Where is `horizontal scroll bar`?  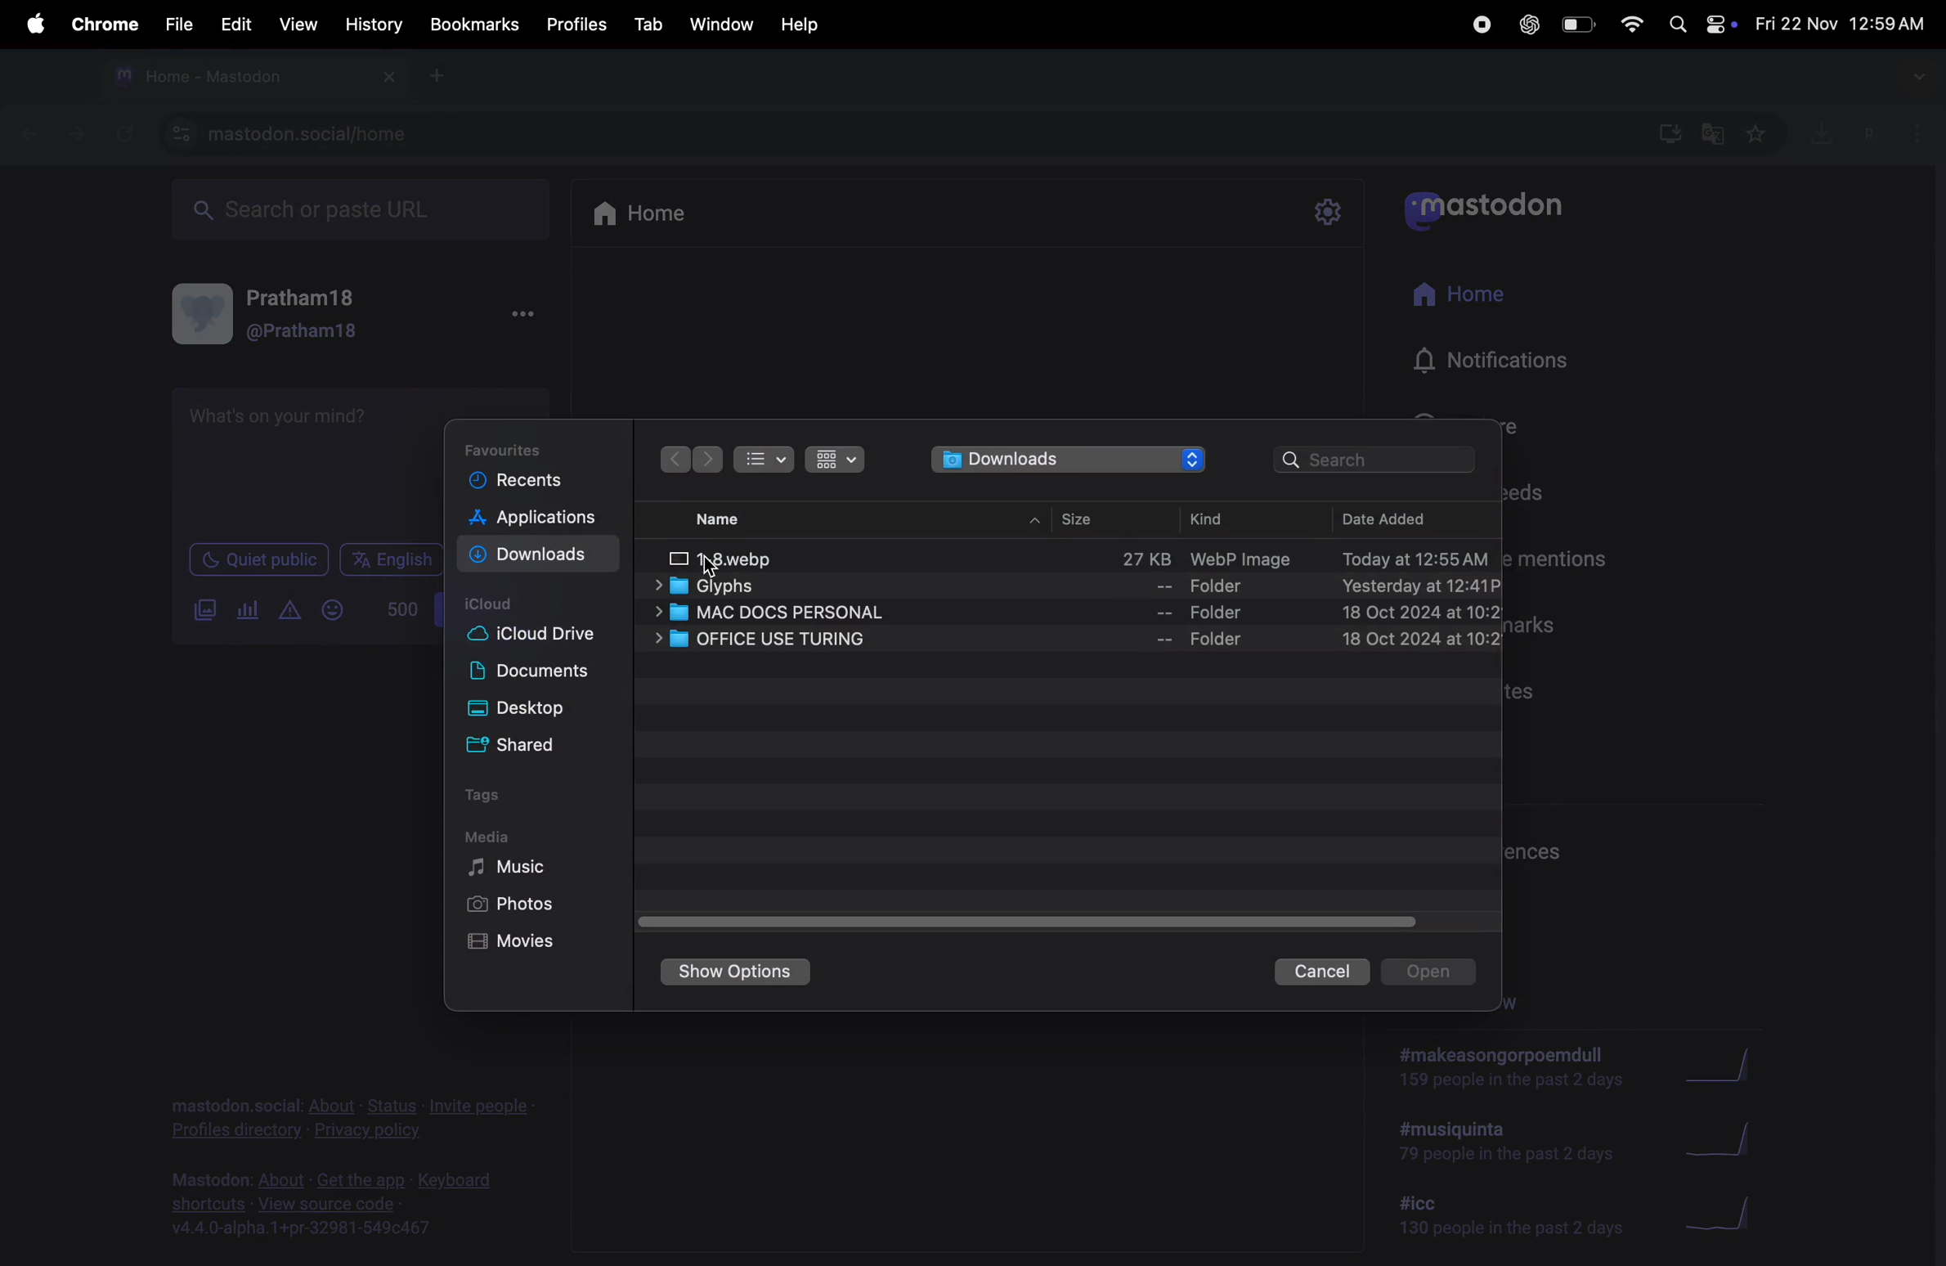 horizontal scroll bar is located at coordinates (1067, 921).